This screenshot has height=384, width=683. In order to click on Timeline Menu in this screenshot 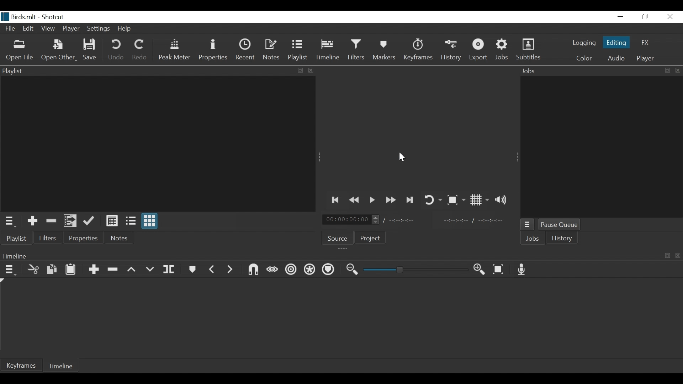, I will do `click(10, 269)`.